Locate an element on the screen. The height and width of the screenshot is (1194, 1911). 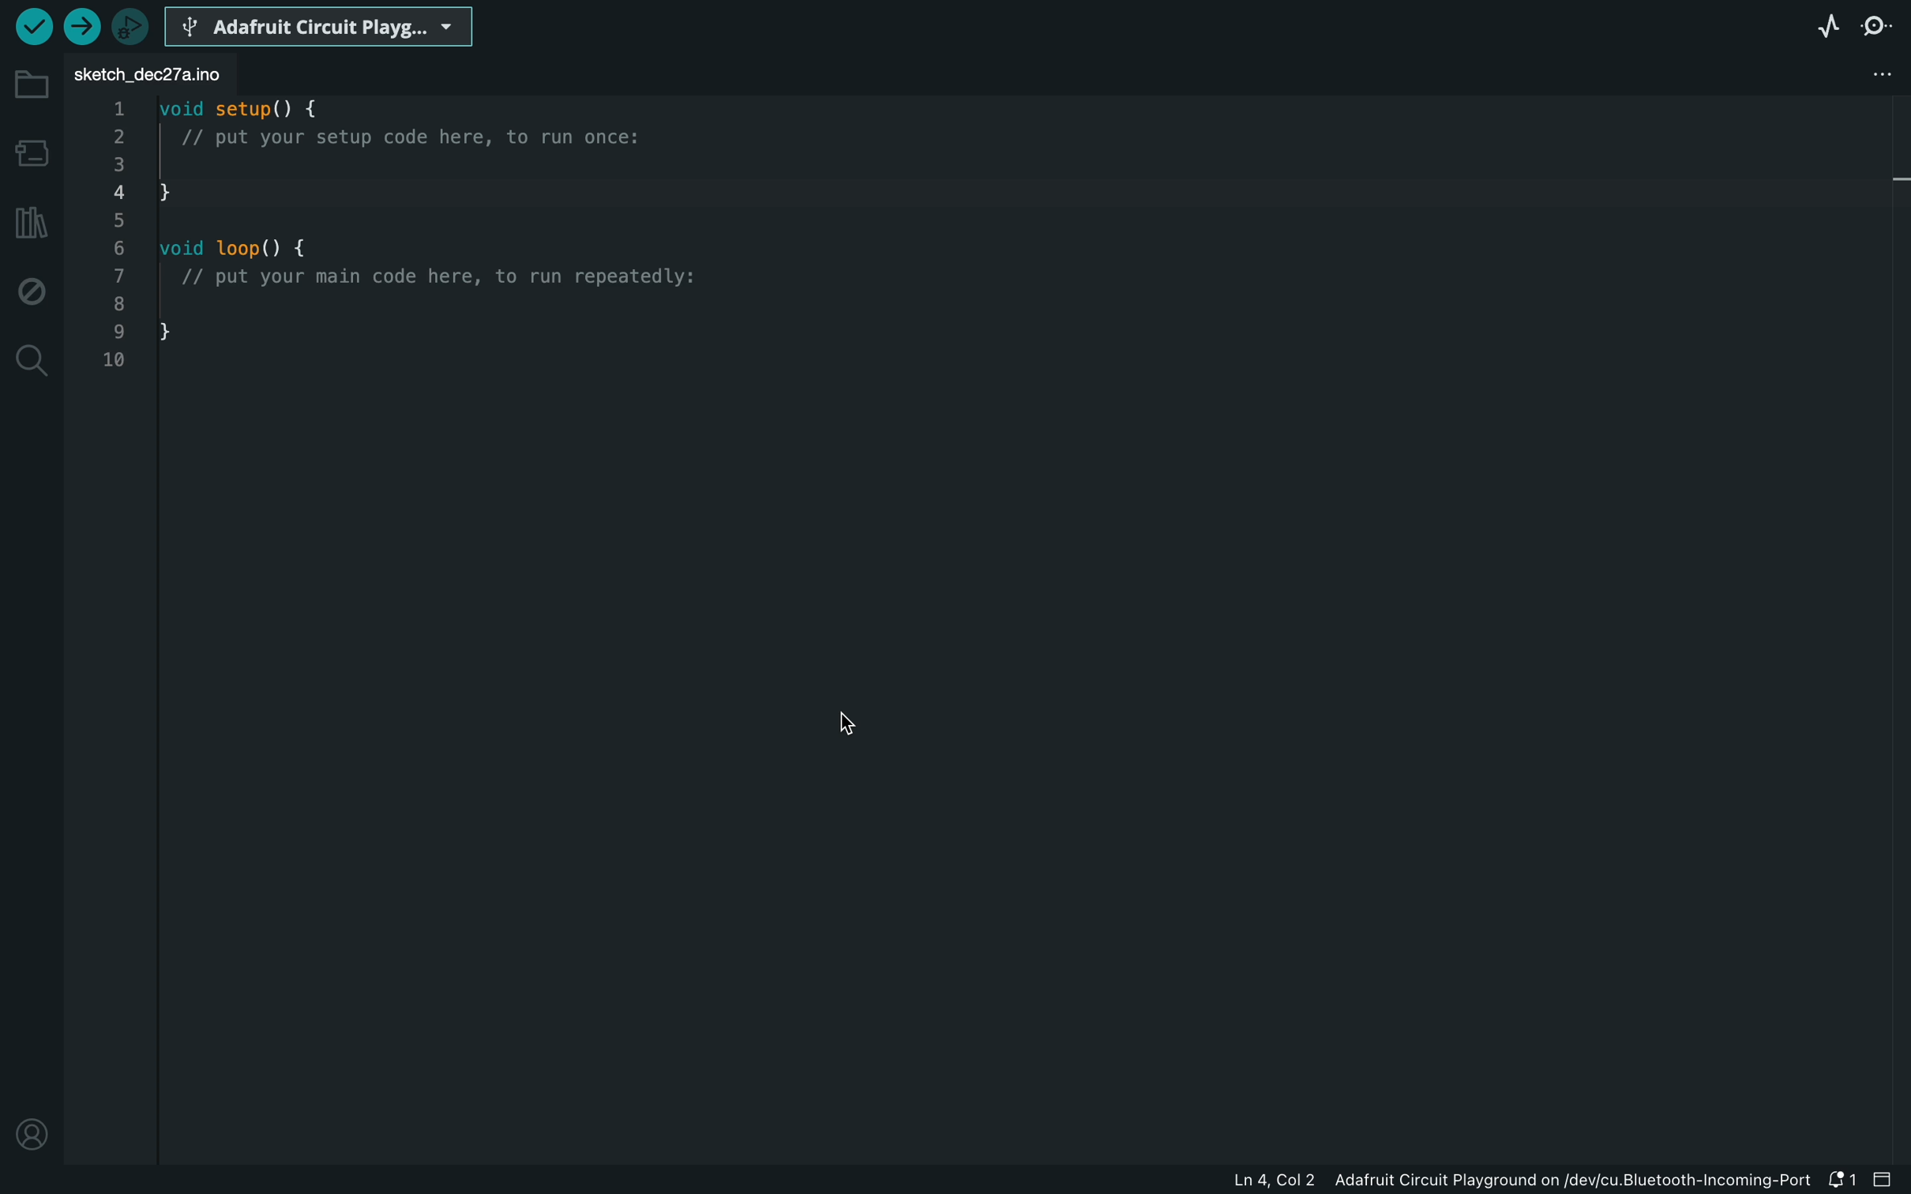
folder is located at coordinates (32, 85).